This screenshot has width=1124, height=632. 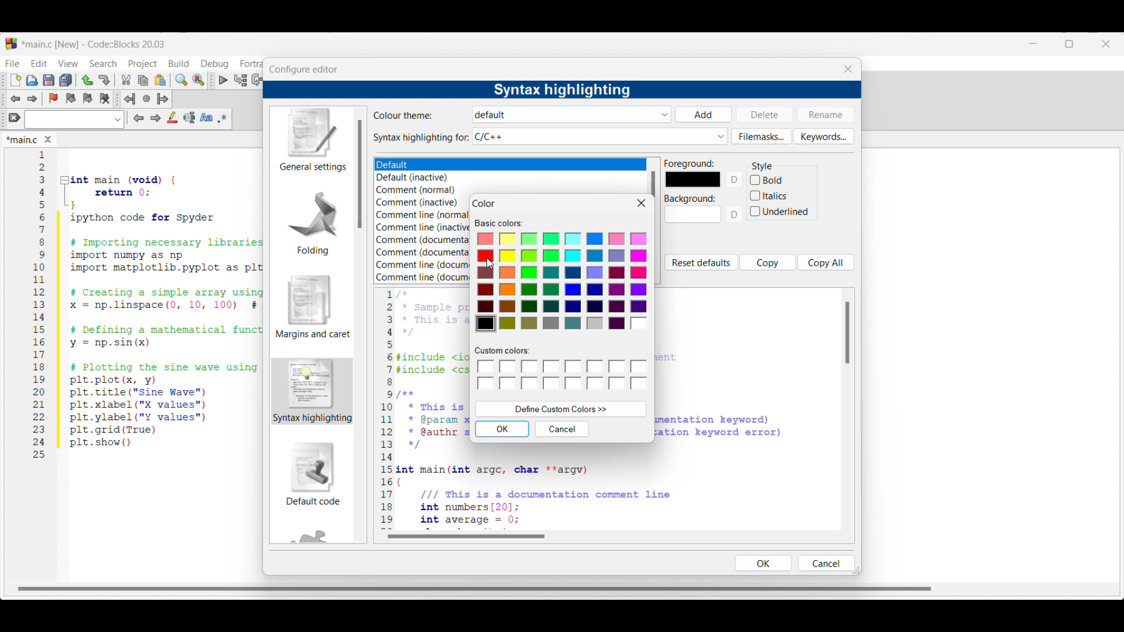 What do you see at coordinates (53, 98) in the screenshot?
I see `Toggle bookmarks` at bounding box center [53, 98].